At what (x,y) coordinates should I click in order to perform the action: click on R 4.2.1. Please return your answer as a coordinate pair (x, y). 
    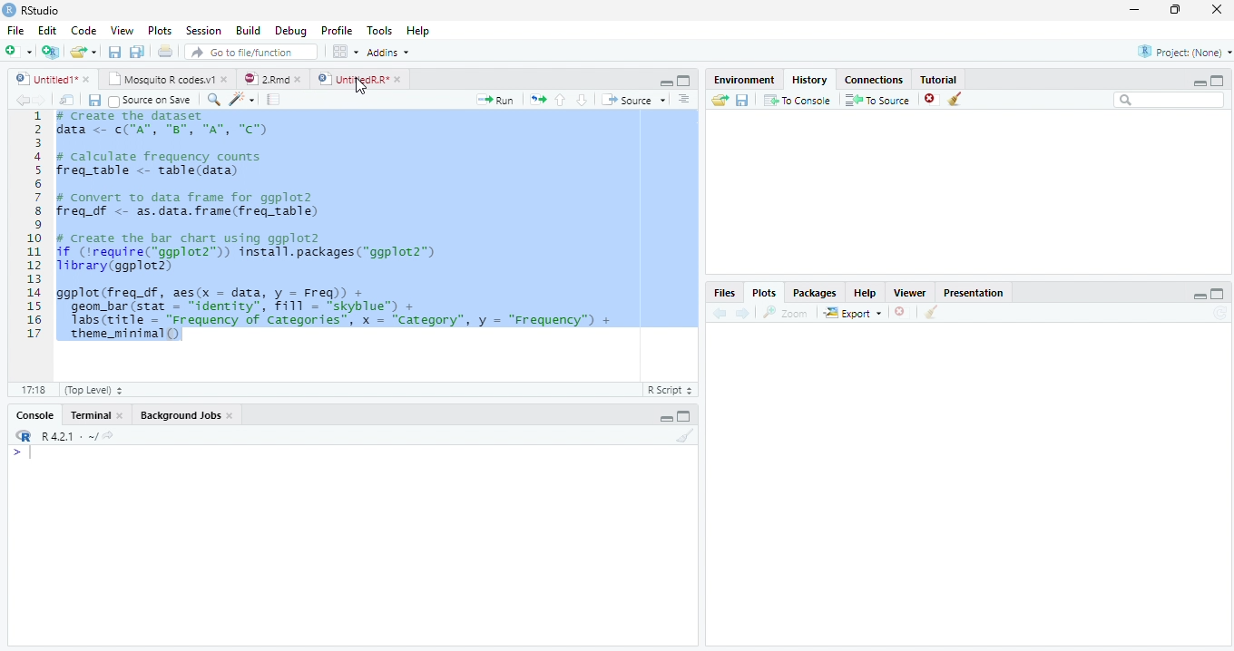
    Looking at the image, I should click on (64, 437).